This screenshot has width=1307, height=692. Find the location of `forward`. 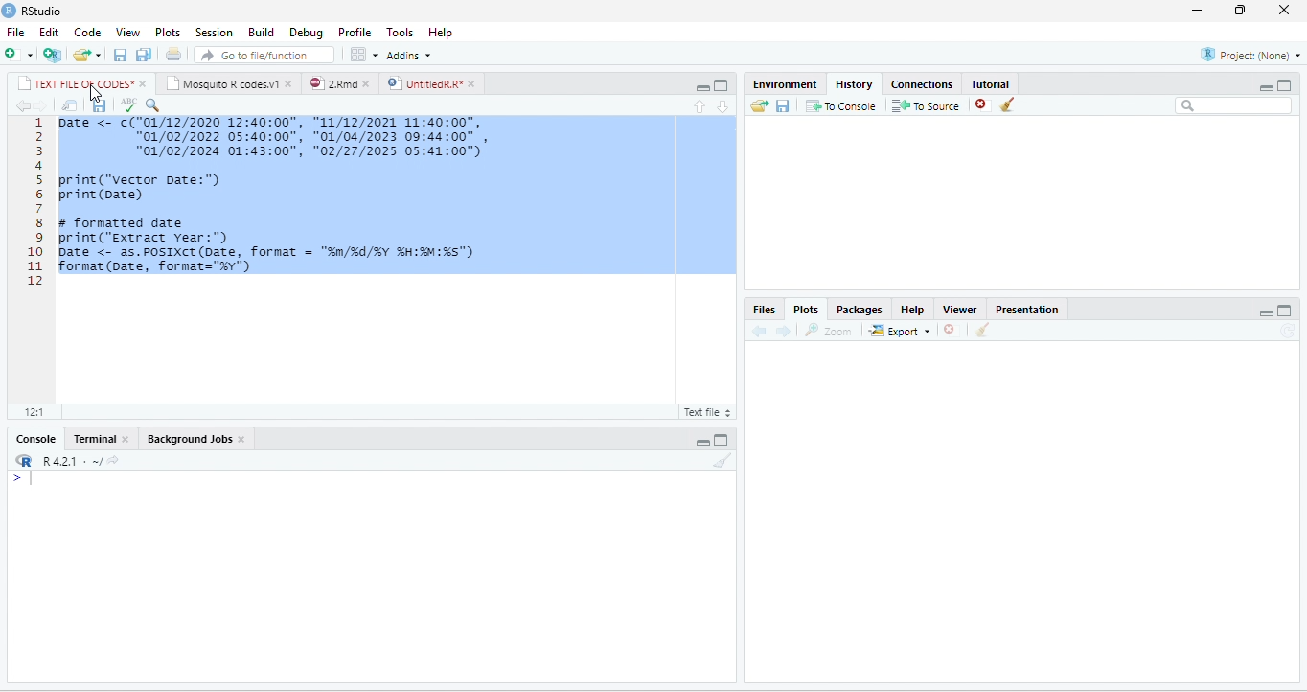

forward is located at coordinates (41, 105).